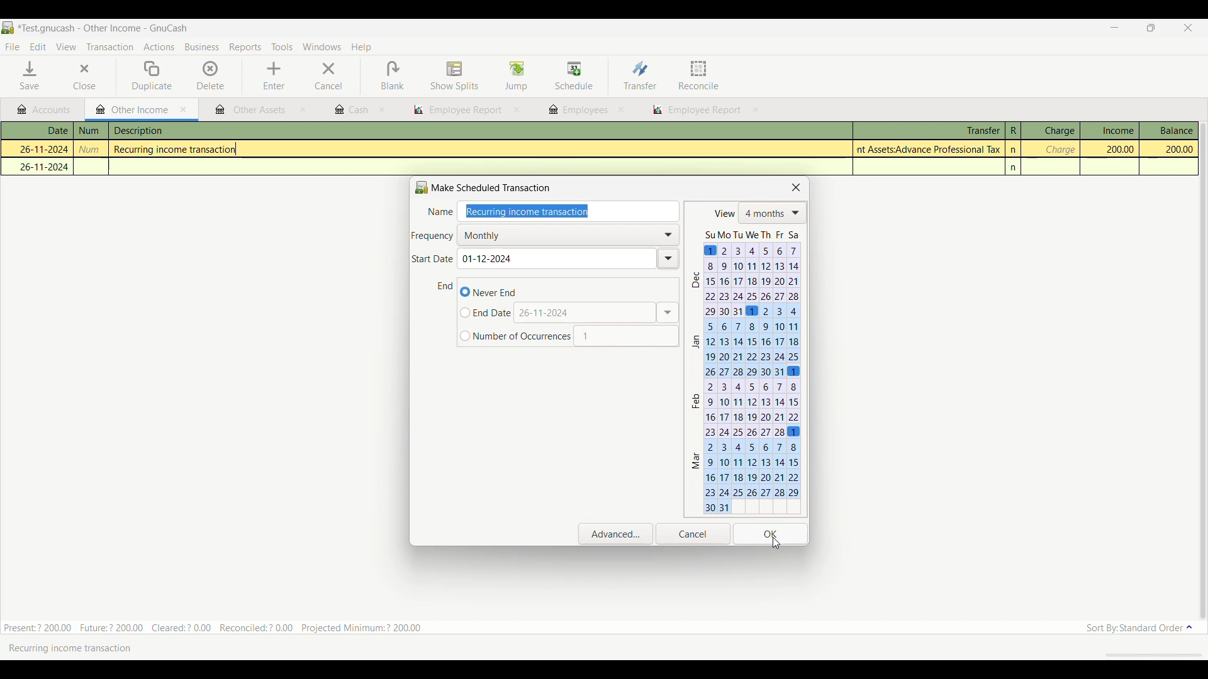  Describe the element at coordinates (445, 286) in the screenshot. I see `Indicates end date of transaction` at that location.